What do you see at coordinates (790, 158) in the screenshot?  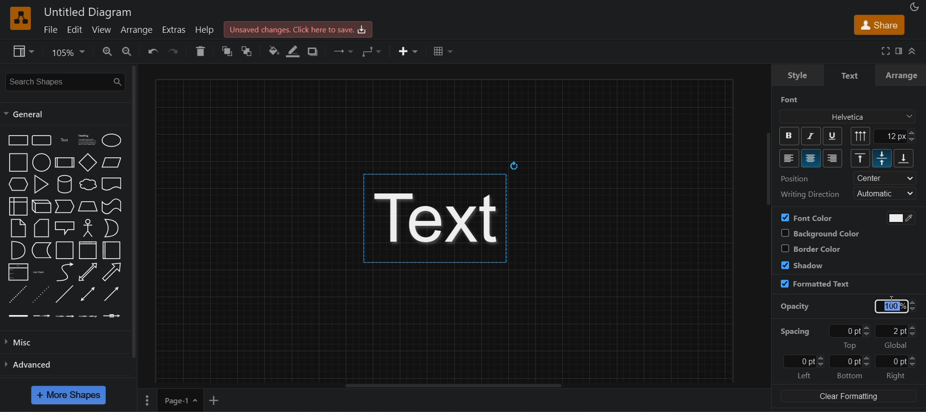 I see `left` at bounding box center [790, 158].